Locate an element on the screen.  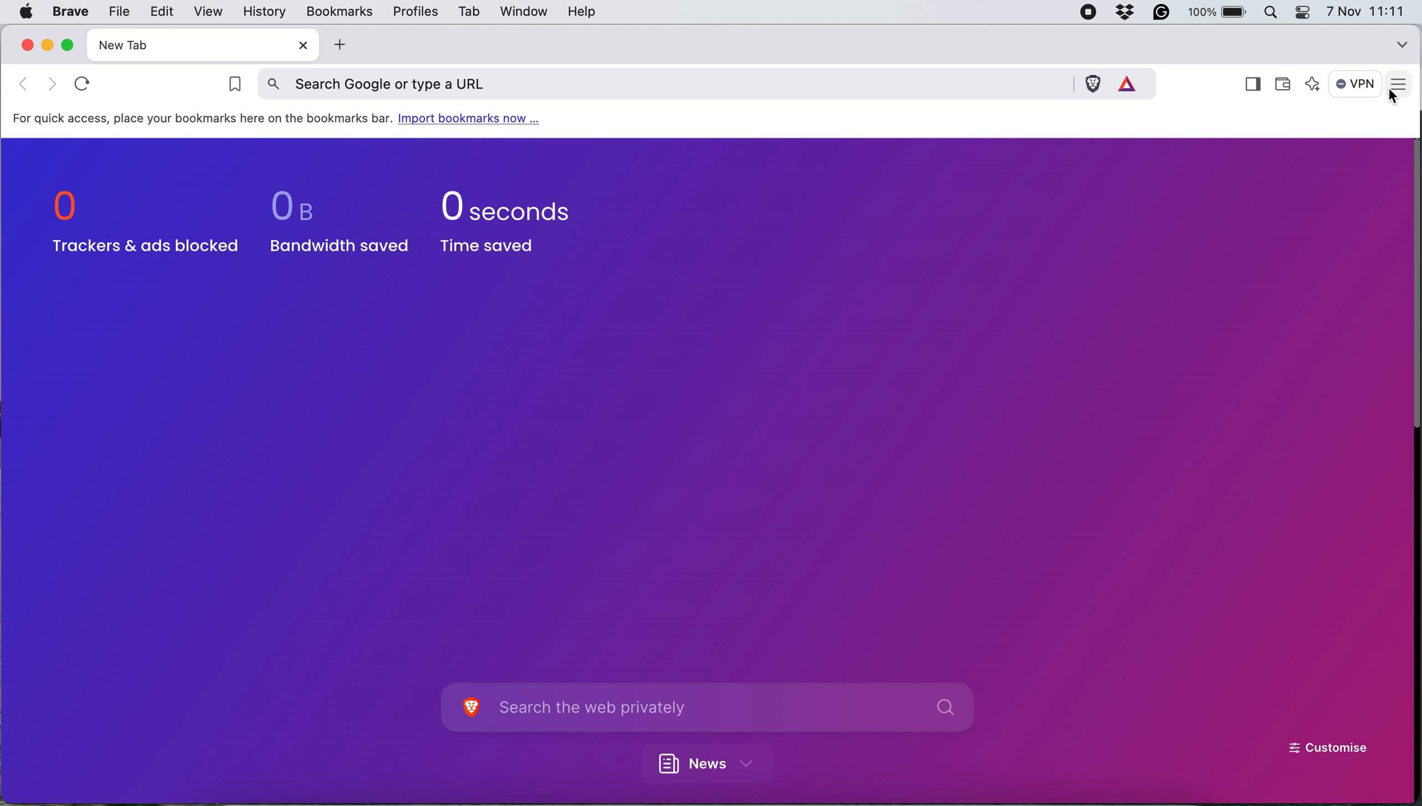
o b bandwidth saved is located at coordinates (333, 219).